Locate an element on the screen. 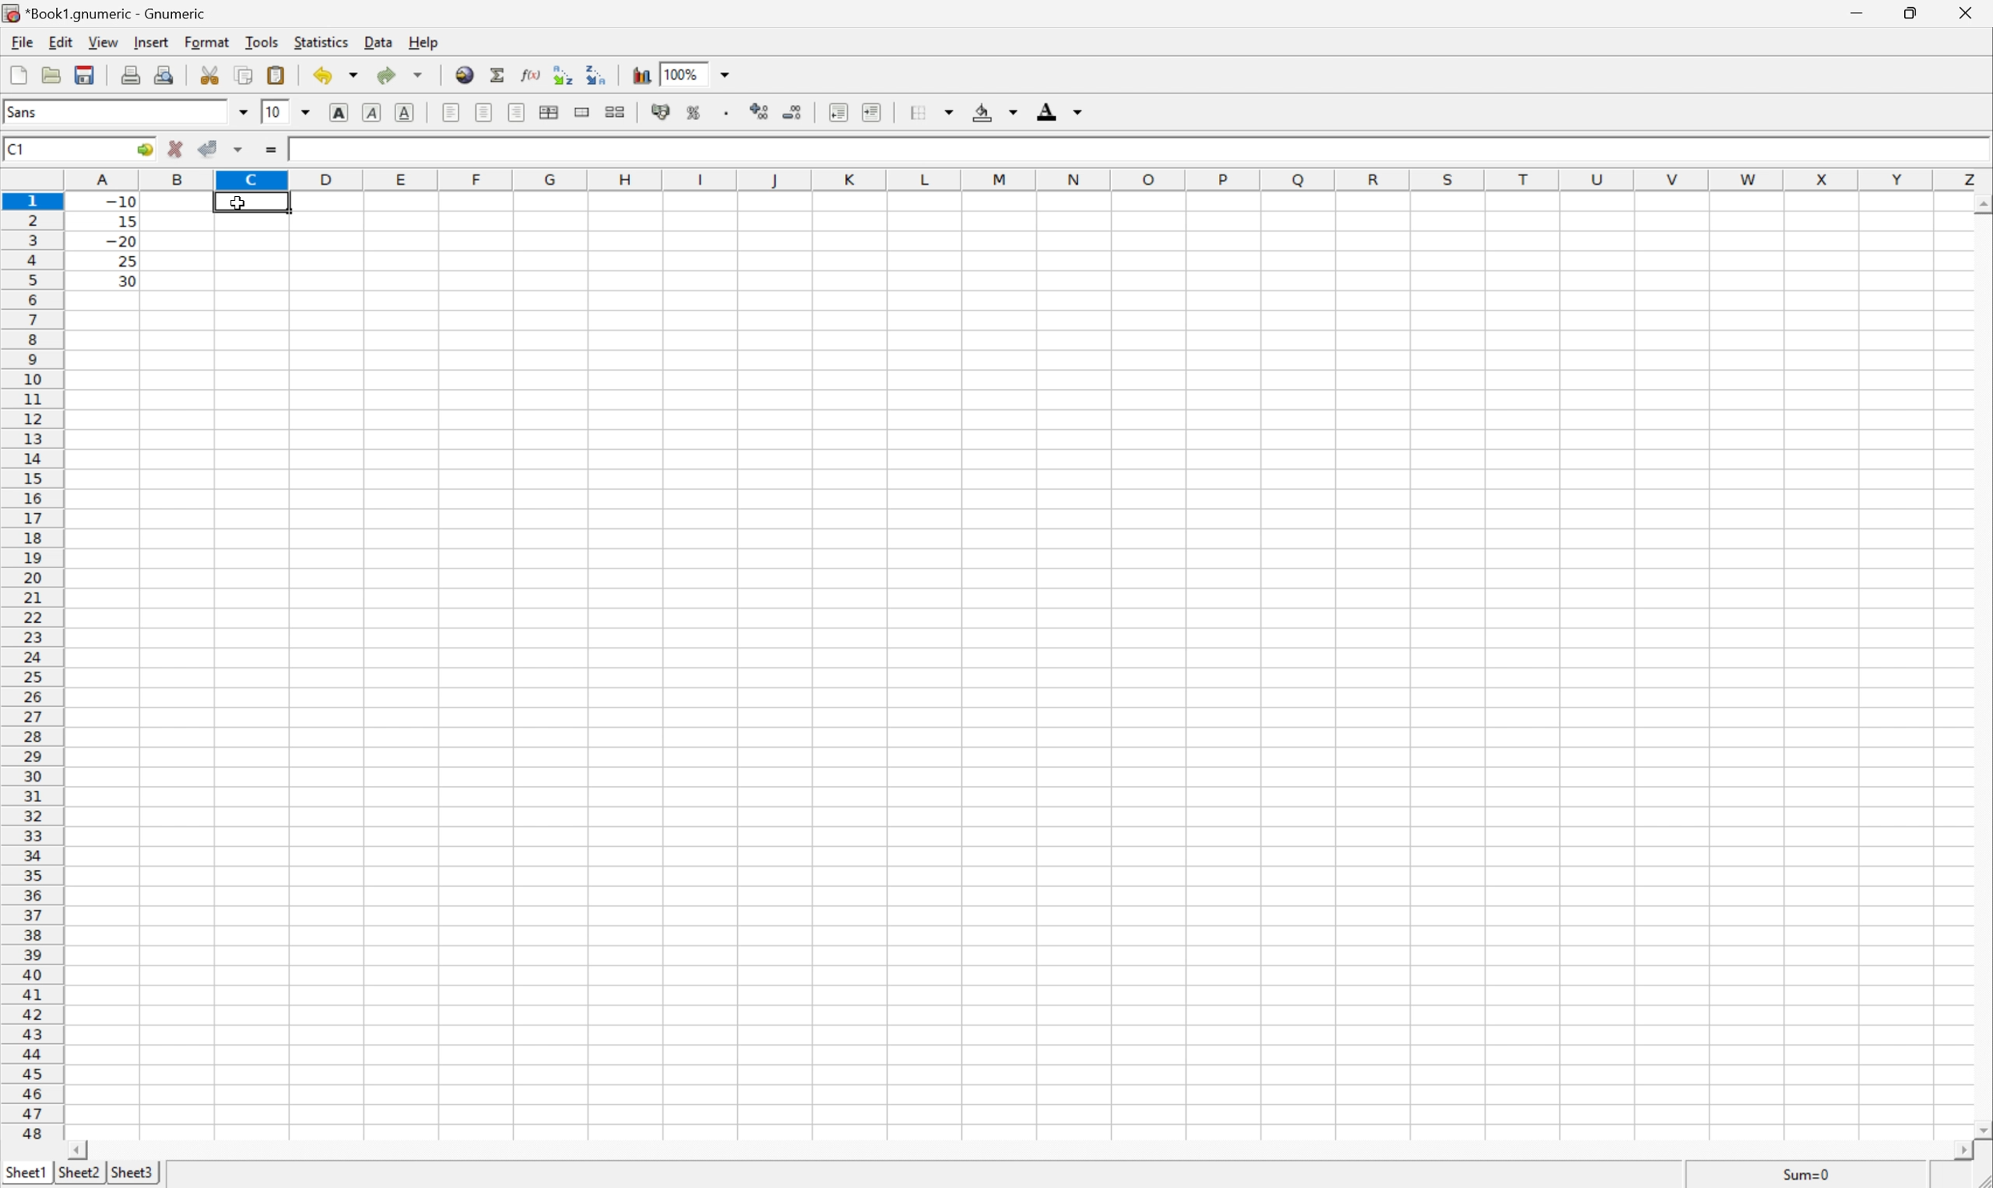 The height and width of the screenshot is (1188, 1993). decrease Indent, and align the content to the left is located at coordinates (837, 112).